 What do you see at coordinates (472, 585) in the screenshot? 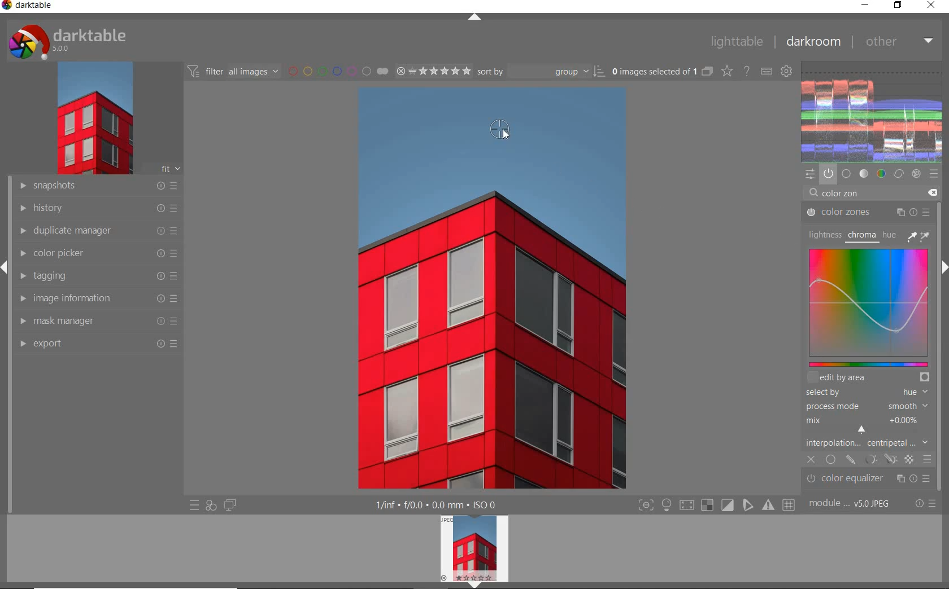
I see `expand/collapse` at bounding box center [472, 585].